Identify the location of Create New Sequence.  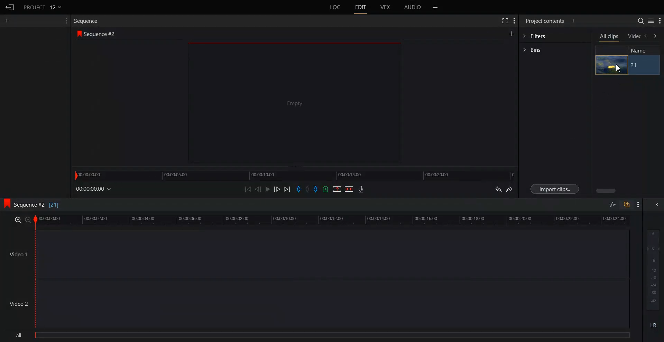
(512, 34).